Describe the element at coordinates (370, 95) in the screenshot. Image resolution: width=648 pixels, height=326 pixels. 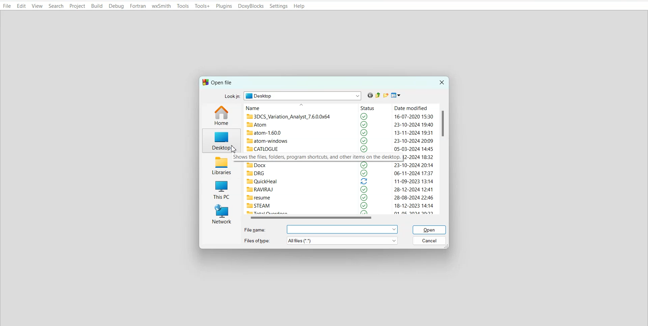
I see `Go back to previous file` at that location.